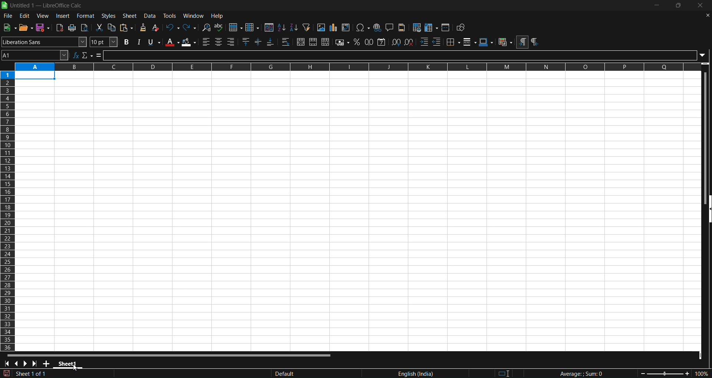 The width and height of the screenshot is (712, 378). Describe the element at coordinates (169, 354) in the screenshot. I see `horizontal scroll bar` at that location.